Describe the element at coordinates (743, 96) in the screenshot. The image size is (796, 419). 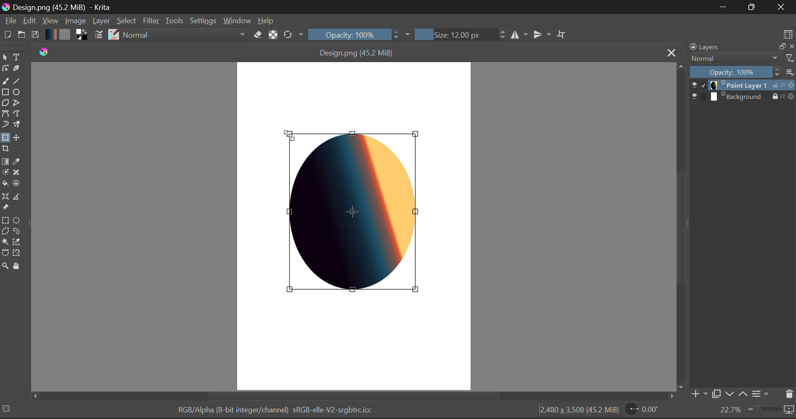
I see `Background Layer` at that location.